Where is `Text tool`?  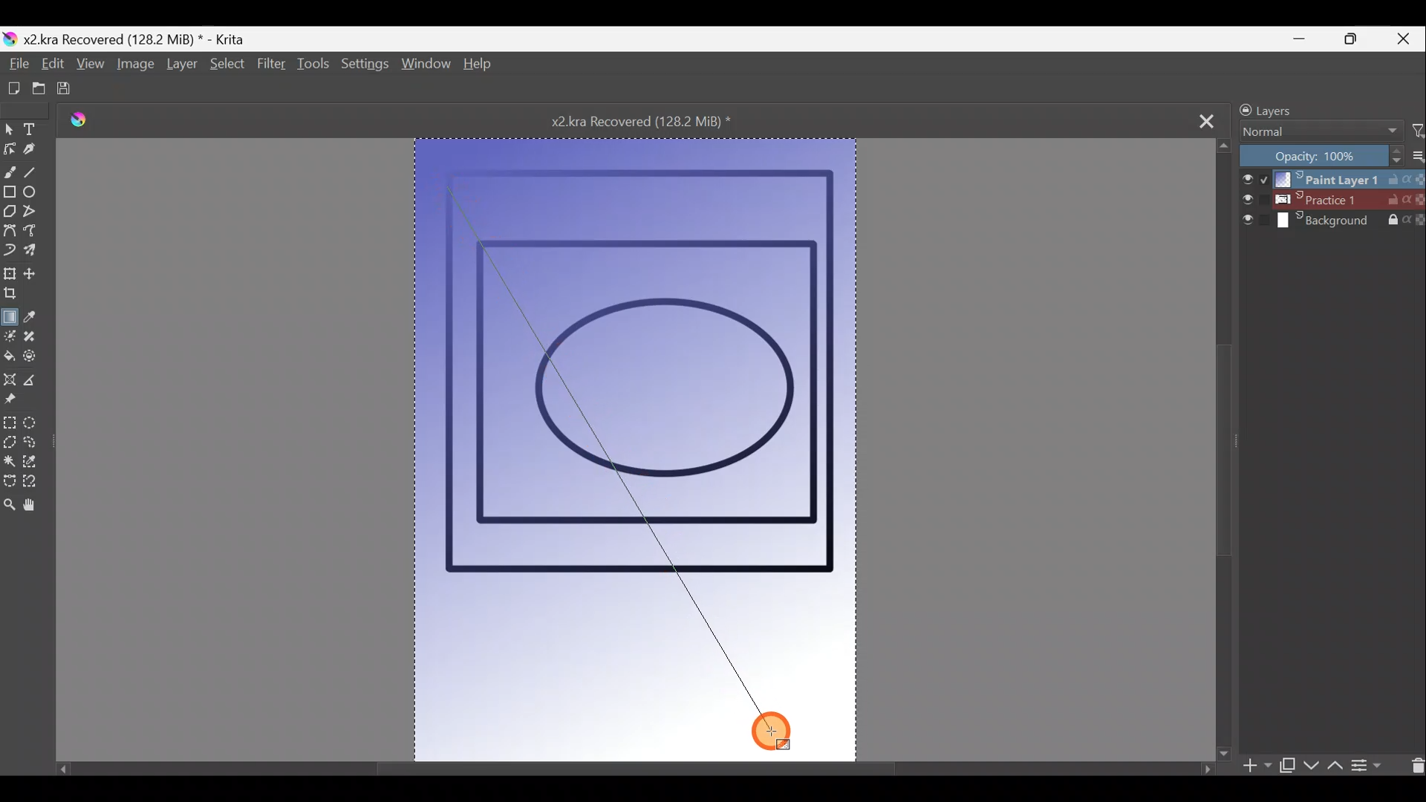
Text tool is located at coordinates (34, 129).